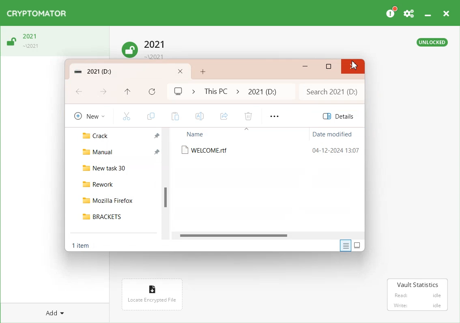 The height and width of the screenshot is (323, 460). I want to click on Preferences, so click(409, 12).